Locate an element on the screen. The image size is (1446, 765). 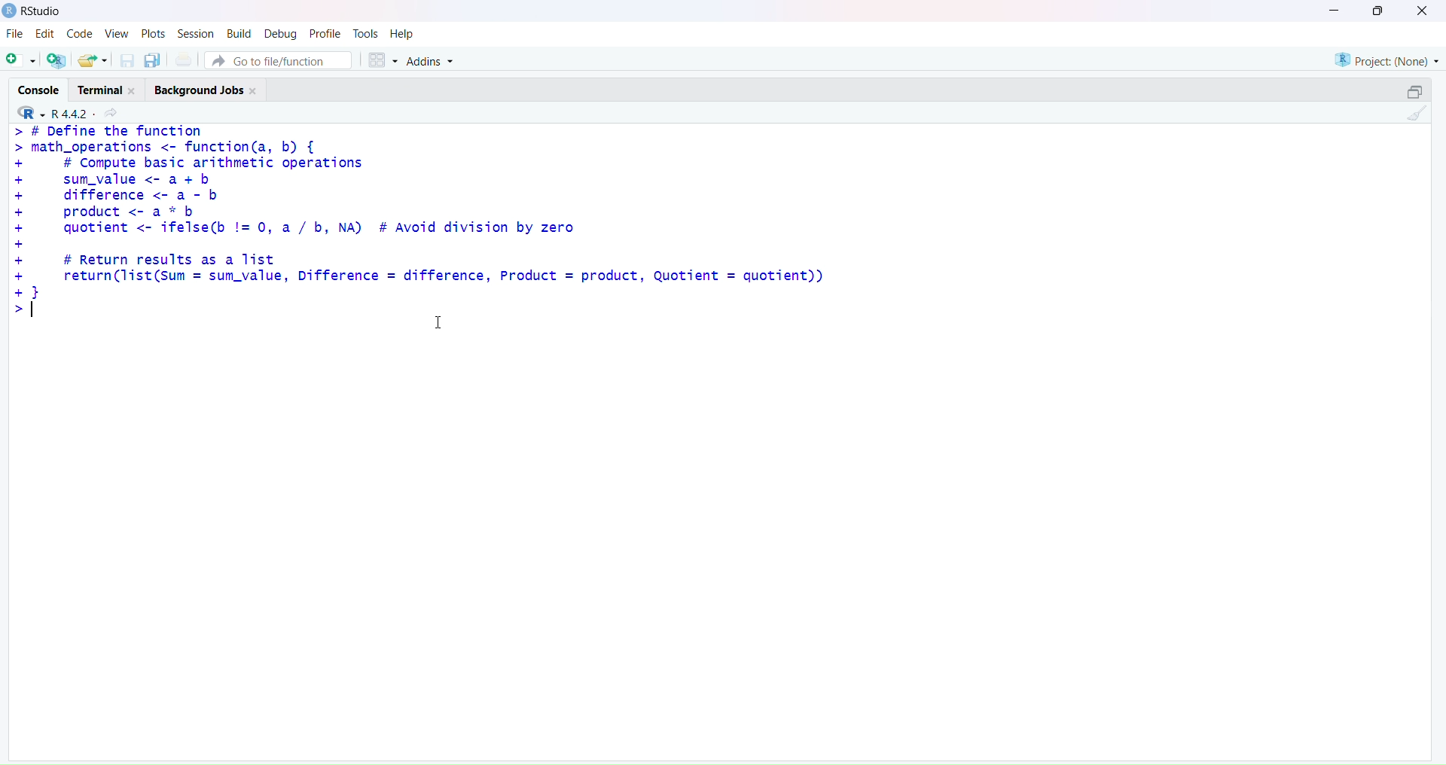
Workspace panes is located at coordinates (380, 59).